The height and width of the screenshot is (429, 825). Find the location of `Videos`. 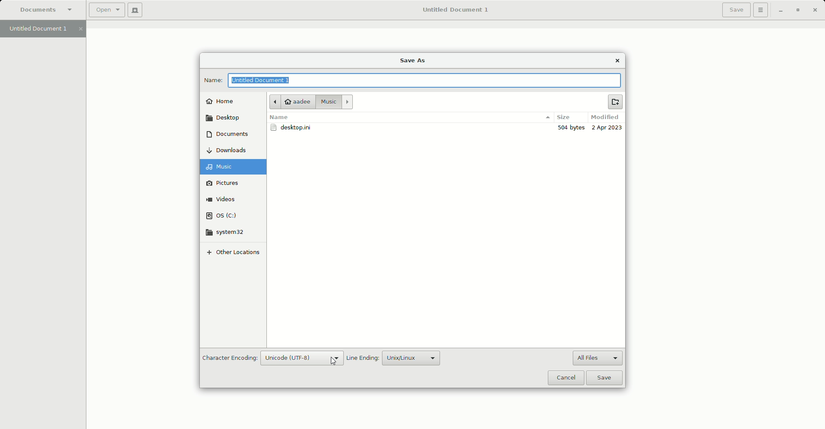

Videos is located at coordinates (233, 200).